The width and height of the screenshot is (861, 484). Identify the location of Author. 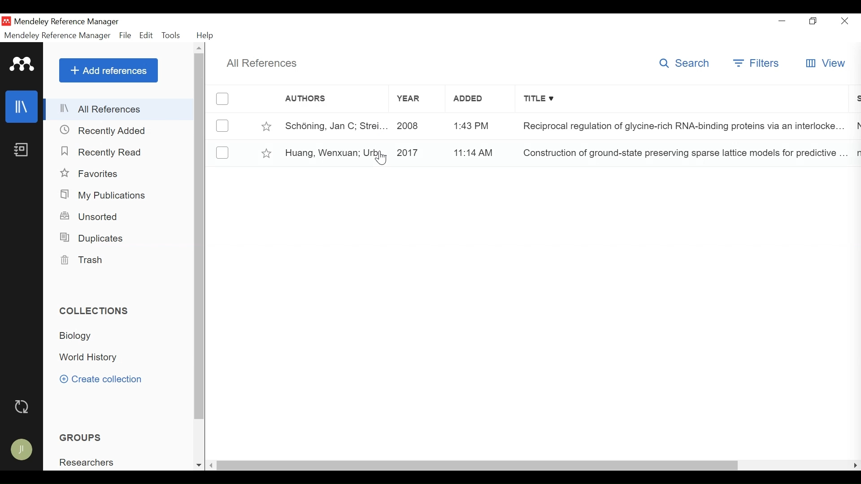
(332, 125).